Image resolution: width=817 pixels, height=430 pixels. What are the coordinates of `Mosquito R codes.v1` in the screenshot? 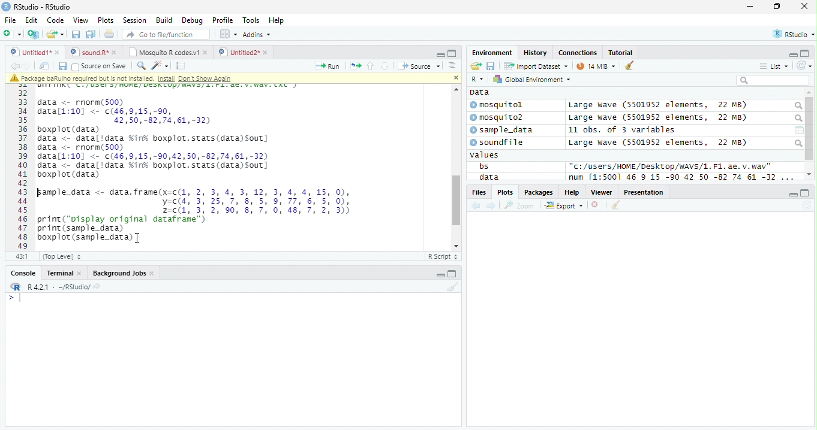 It's located at (166, 52).